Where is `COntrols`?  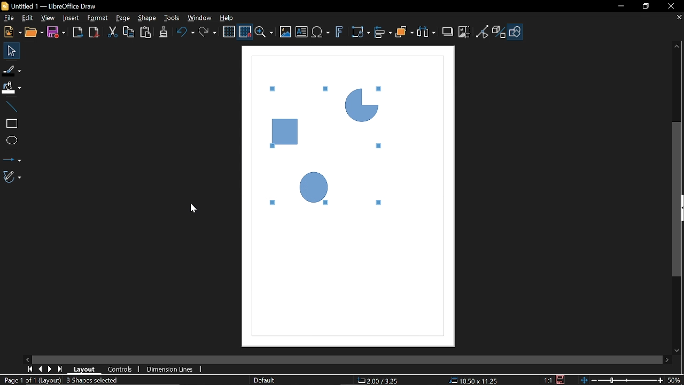
COntrols is located at coordinates (120, 369).